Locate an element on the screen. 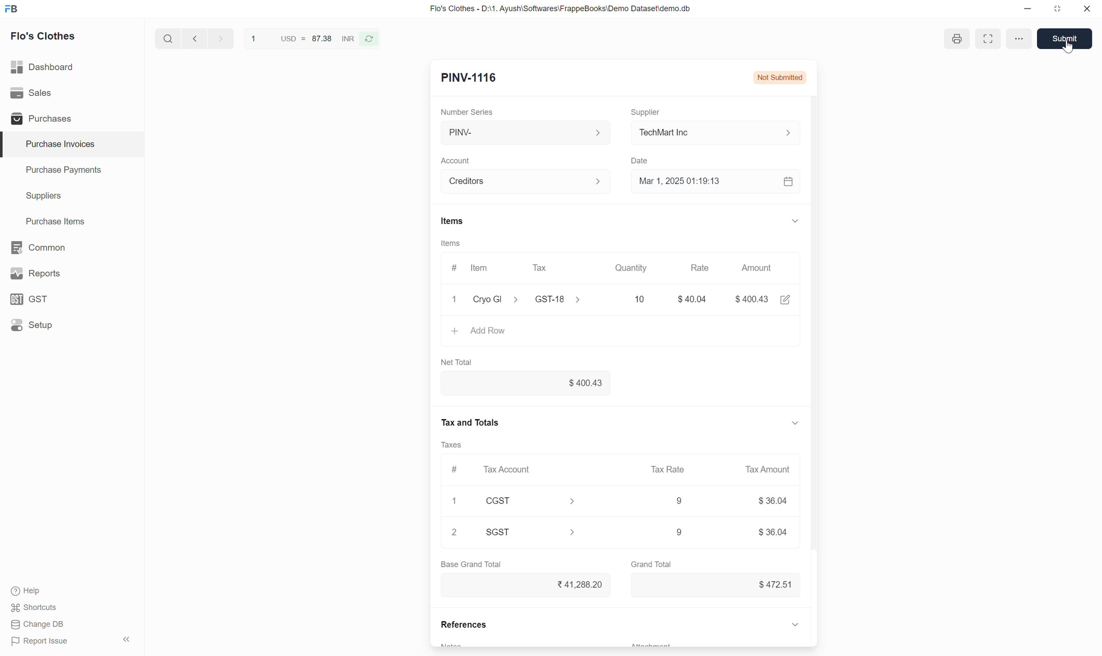  search is located at coordinates (167, 37).